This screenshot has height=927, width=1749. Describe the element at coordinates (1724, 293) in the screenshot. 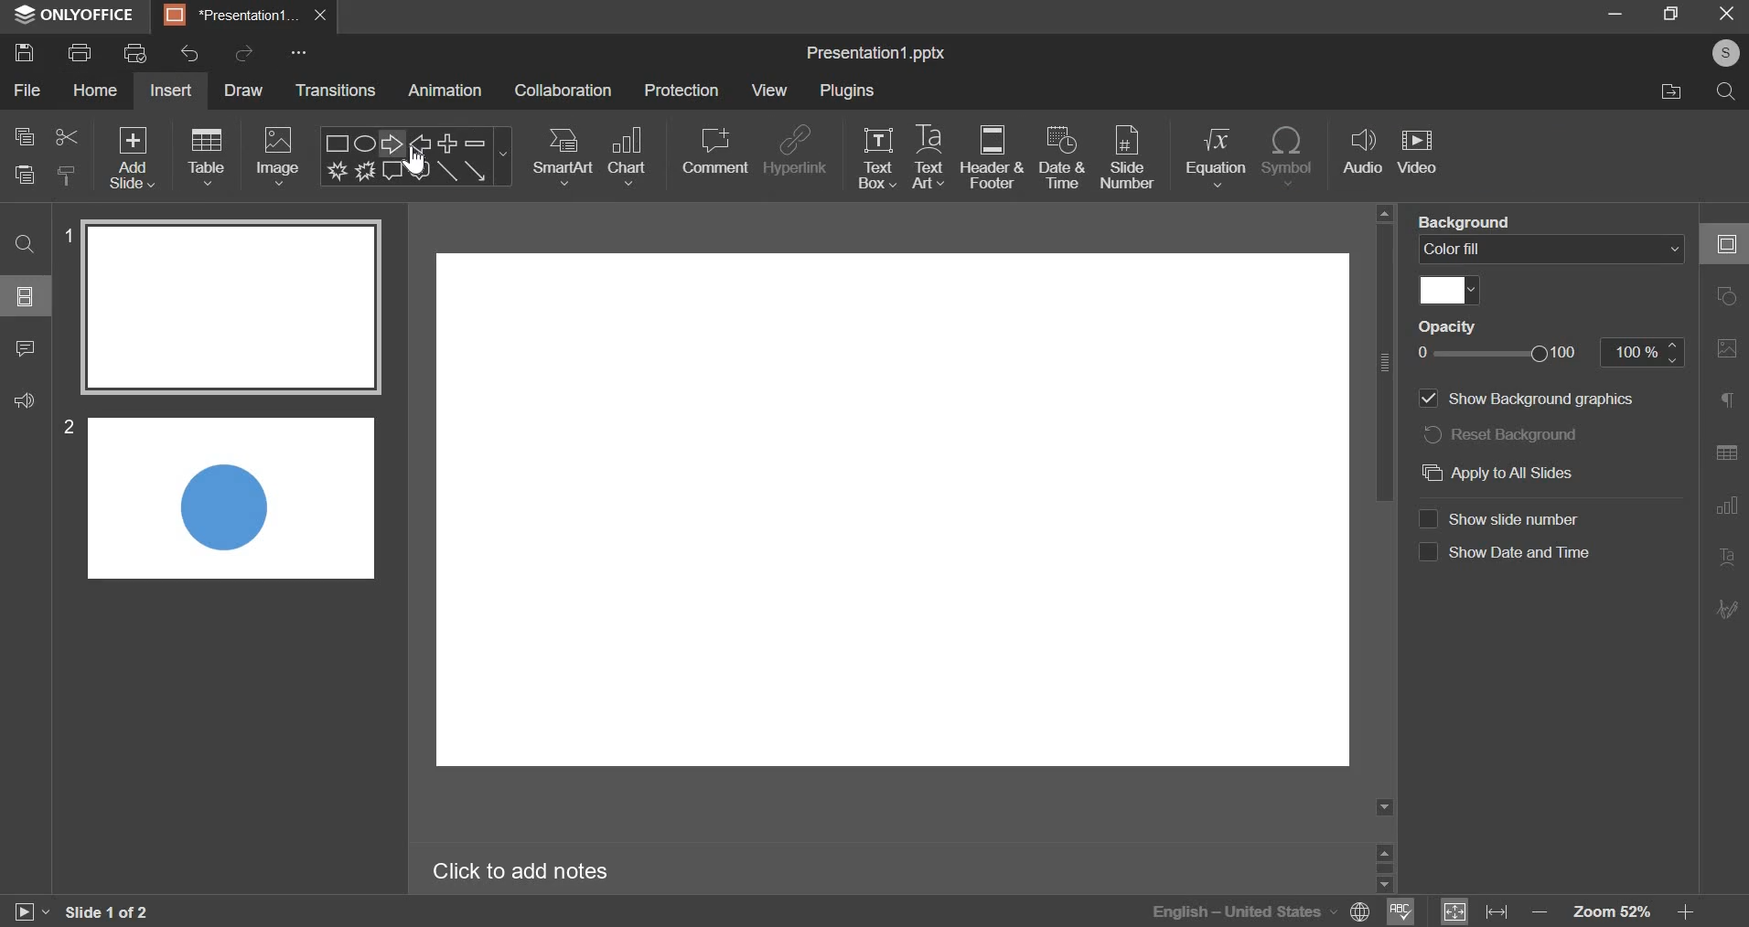

I see `Shape settings` at that location.